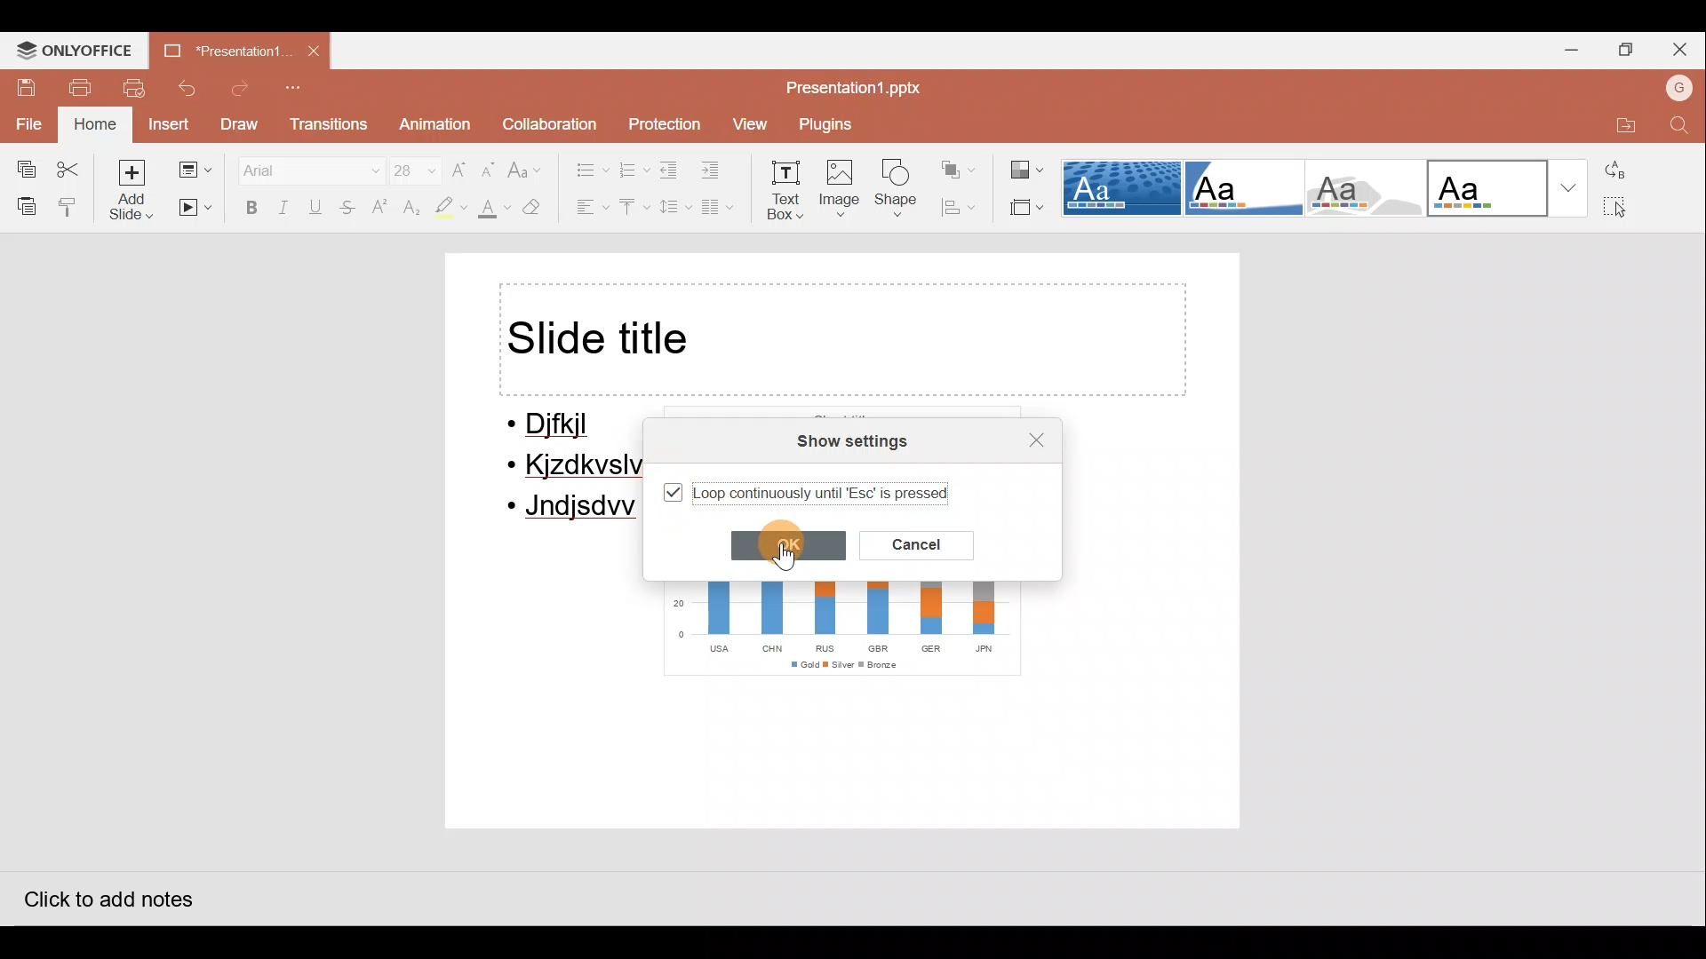  I want to click on Transitions, so click(330, 124).